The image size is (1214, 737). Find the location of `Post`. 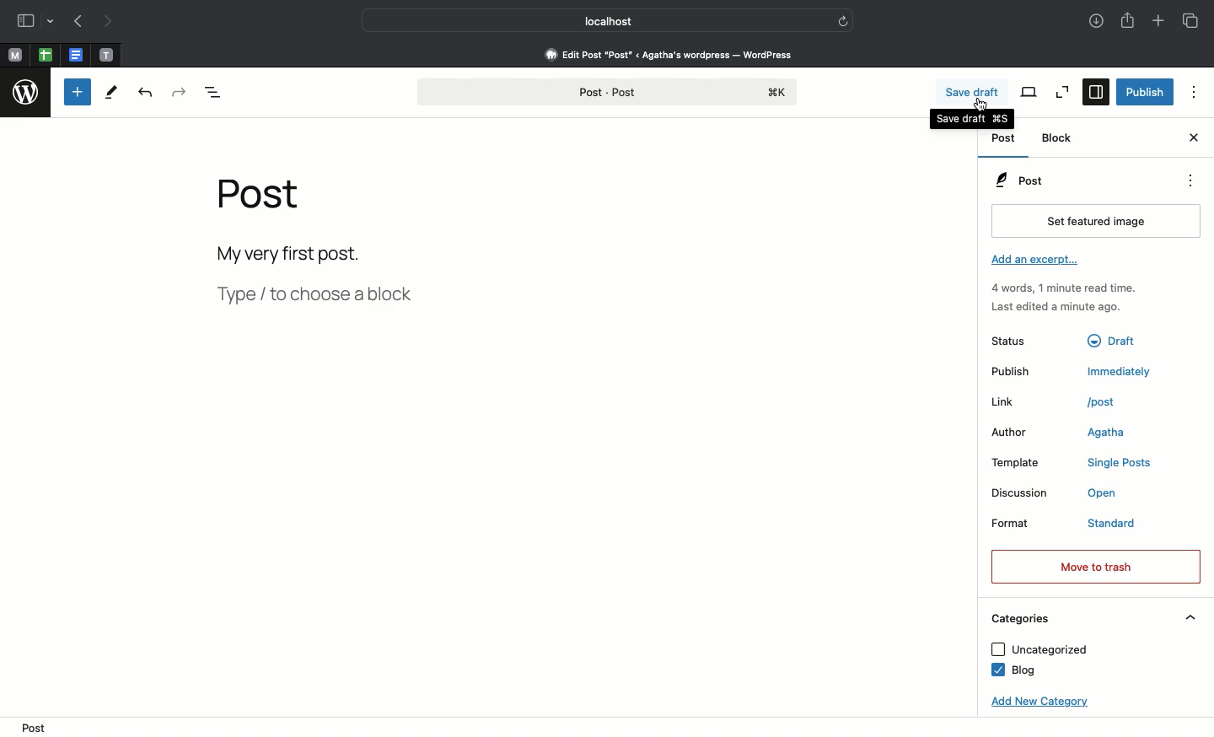

Post is located at coordinates (1018, 180).